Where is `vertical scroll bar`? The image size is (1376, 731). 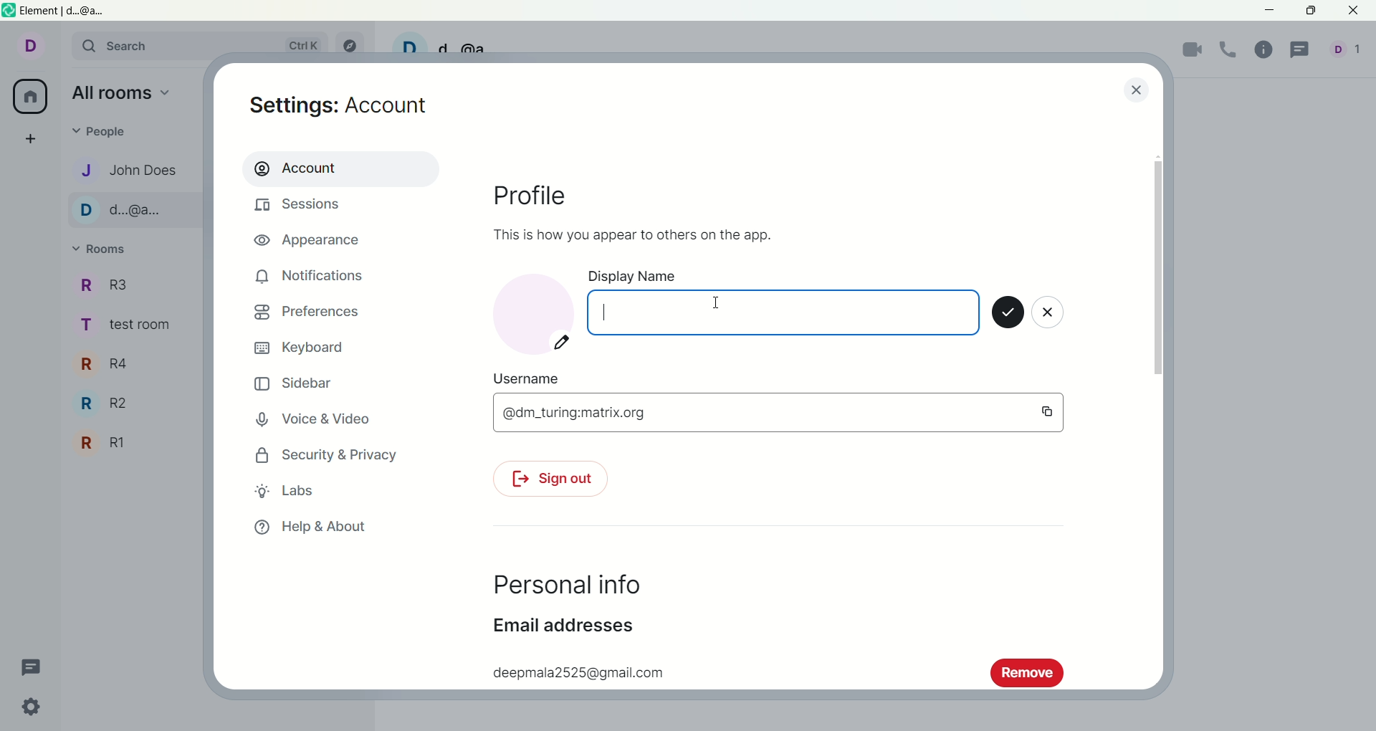 vertical scroll bar is located at coordinates (1160, 414).